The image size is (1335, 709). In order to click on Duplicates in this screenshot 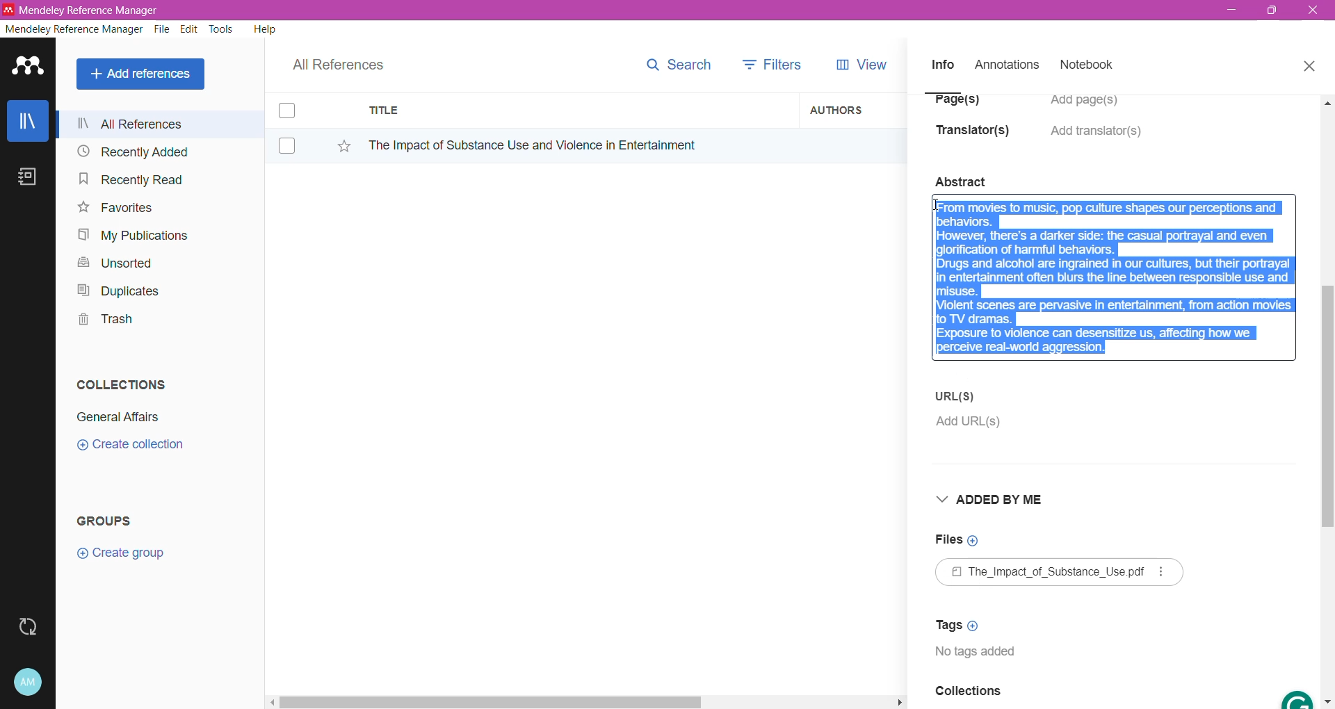, I will do `click(114, 289)`.